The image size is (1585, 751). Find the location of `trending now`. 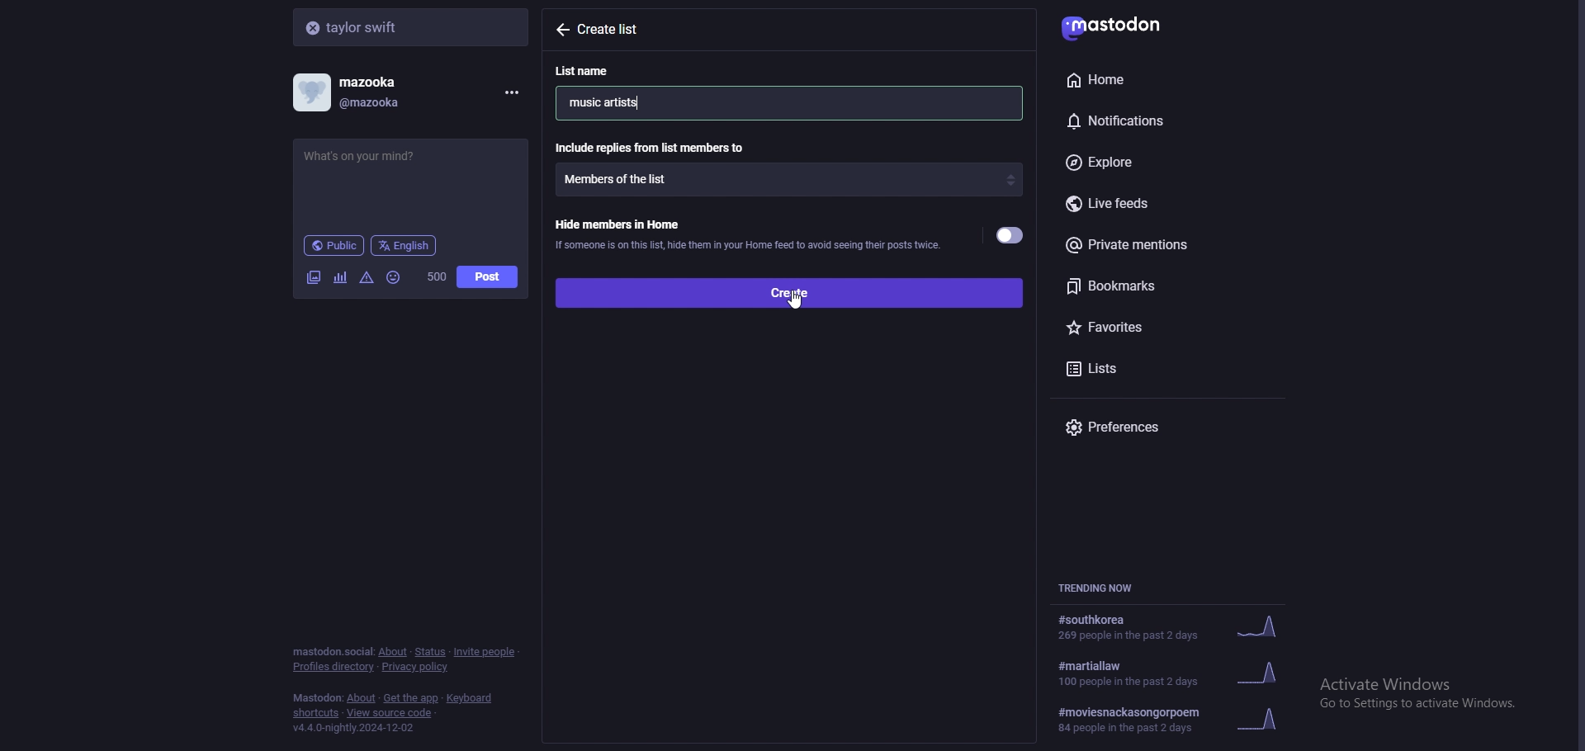

trending now is located at coordinates (1105, 588).